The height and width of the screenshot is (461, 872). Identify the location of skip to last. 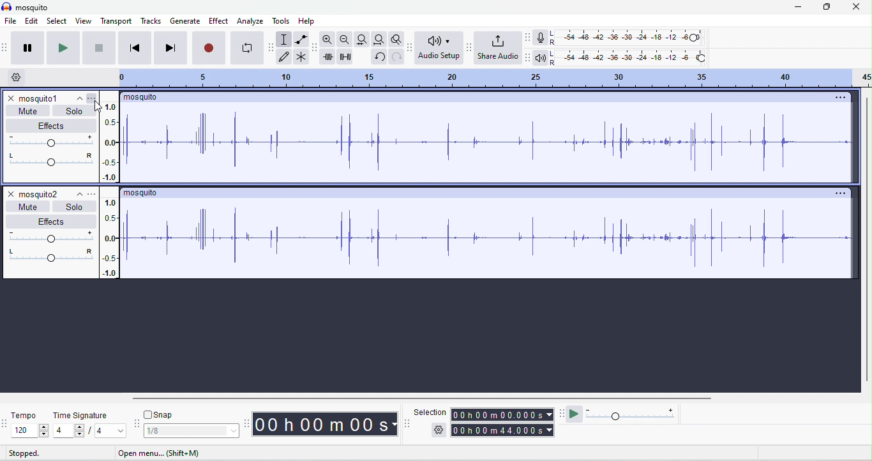
(171, 47).